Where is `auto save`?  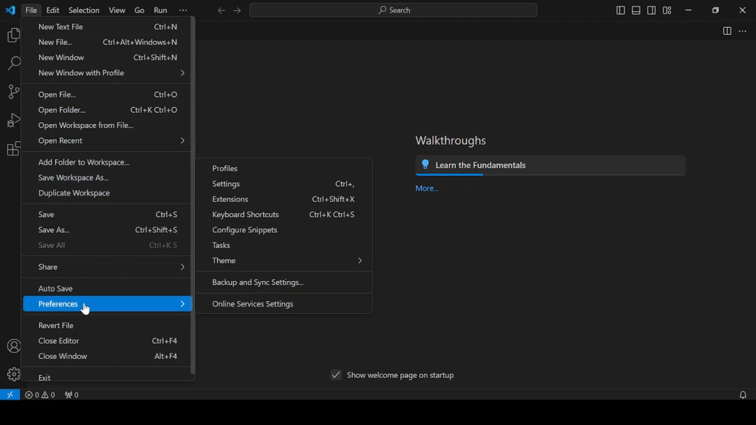 auto save is located at coordinates (56, 288).